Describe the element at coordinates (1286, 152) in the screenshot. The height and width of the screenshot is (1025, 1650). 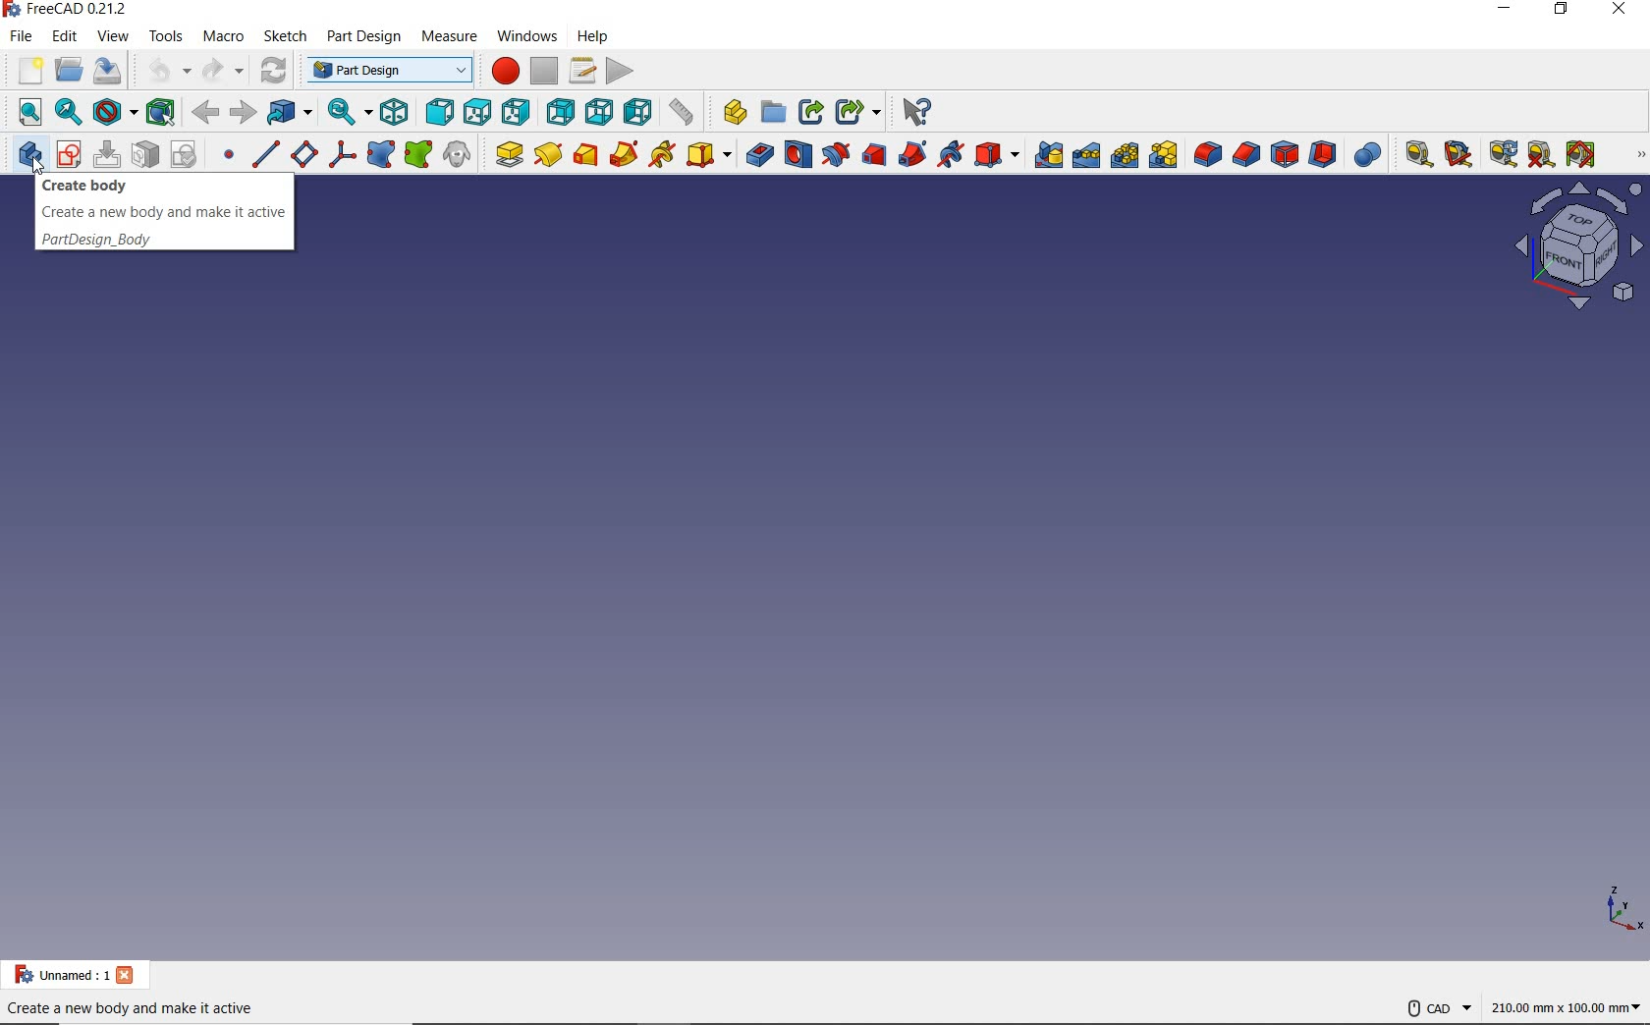
I see `DRAFT` at that location.